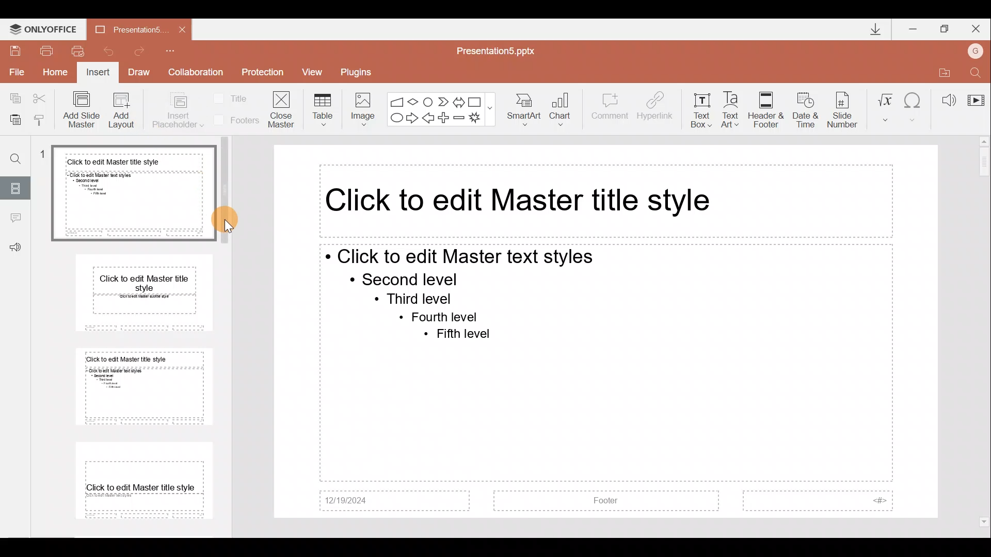 Image resolution: width=991 pixels, height=557 pixels. I want to click on Save, so click(15, 50).